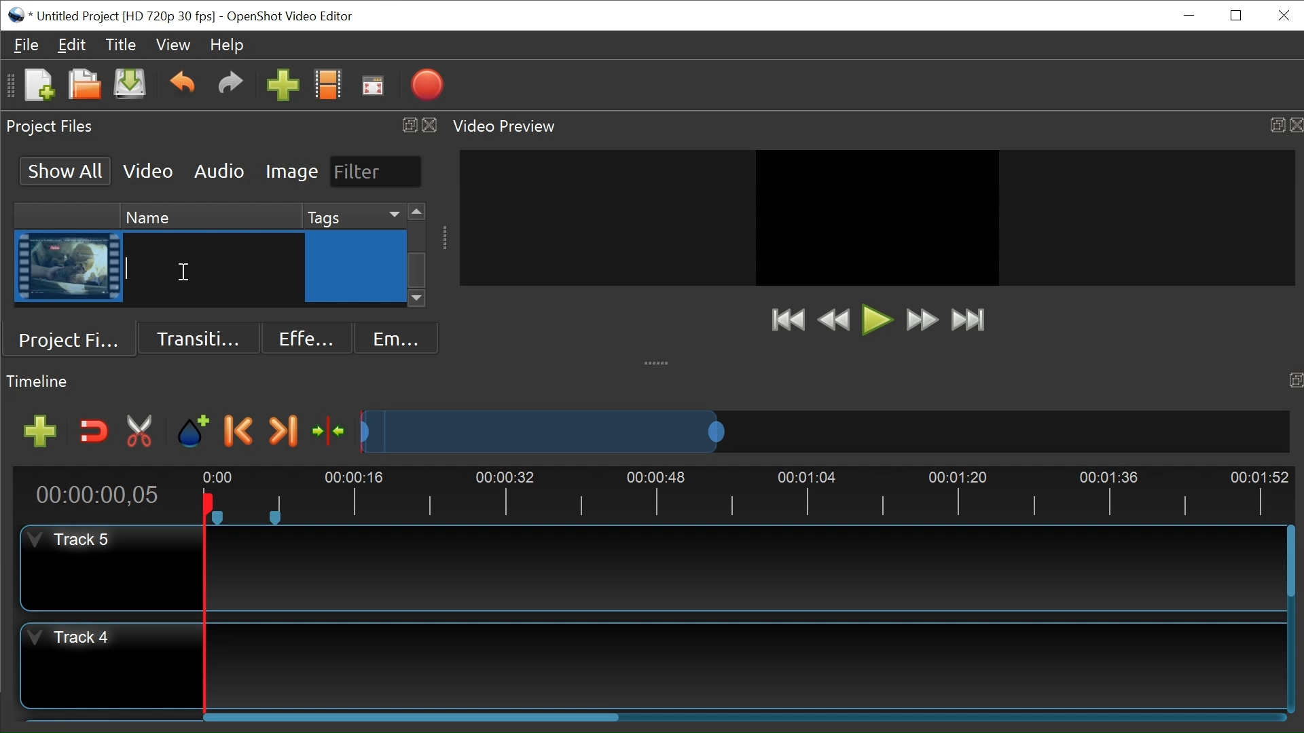 The width and height of the screenshot is (1304, 733). I want to click on Play, so click(877, 320).